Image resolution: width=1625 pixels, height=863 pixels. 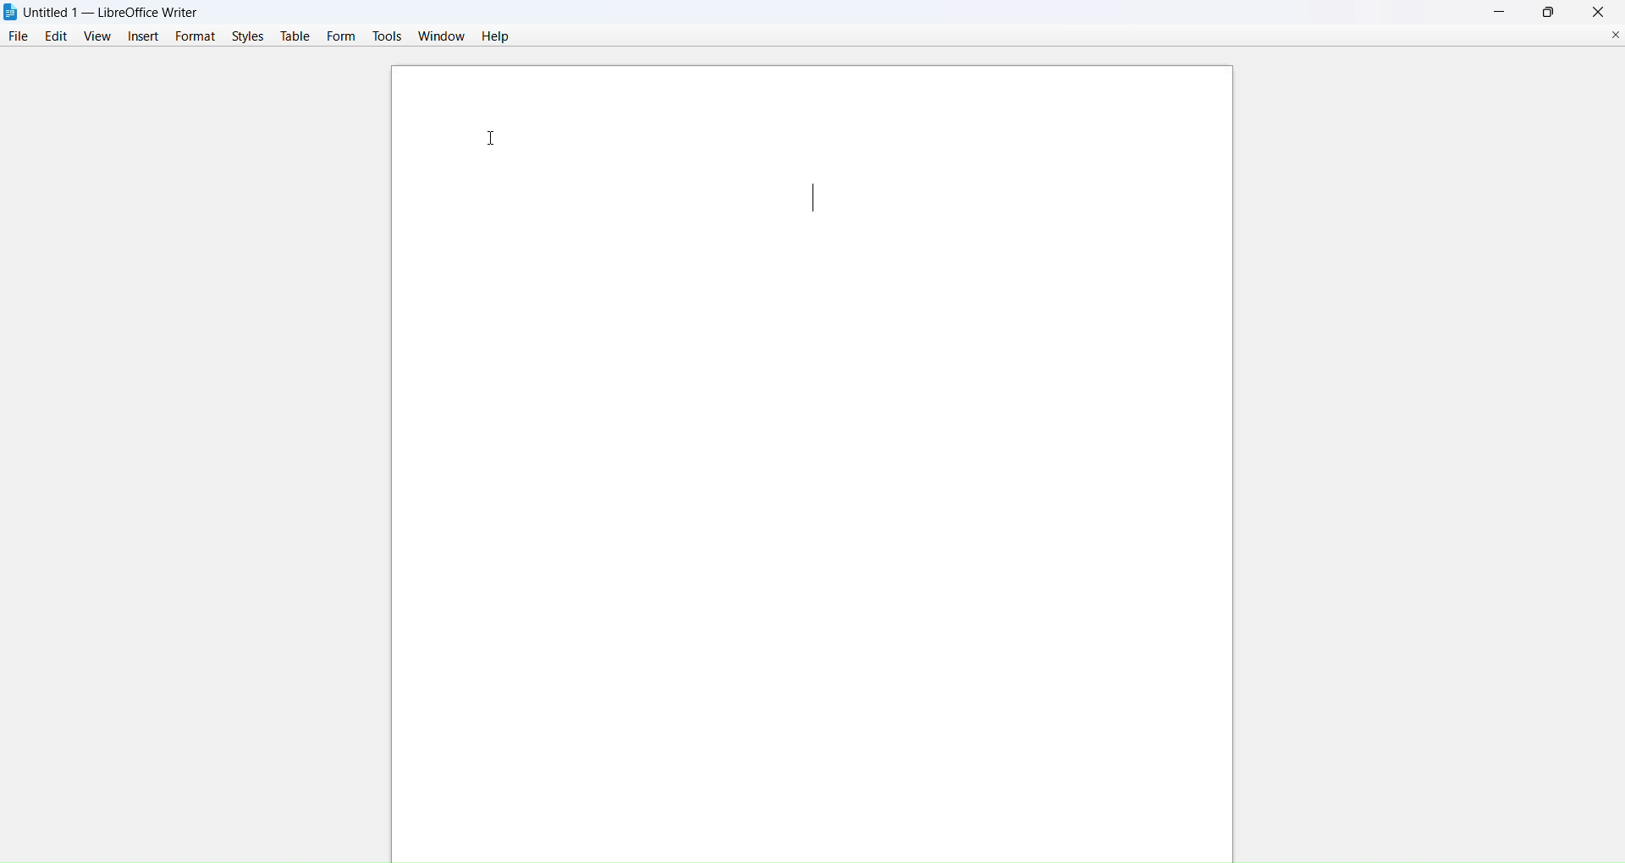 What do you see at coordinates (388, 36) in the screenshot?
I see `tools` at bounding box center [388, 36].